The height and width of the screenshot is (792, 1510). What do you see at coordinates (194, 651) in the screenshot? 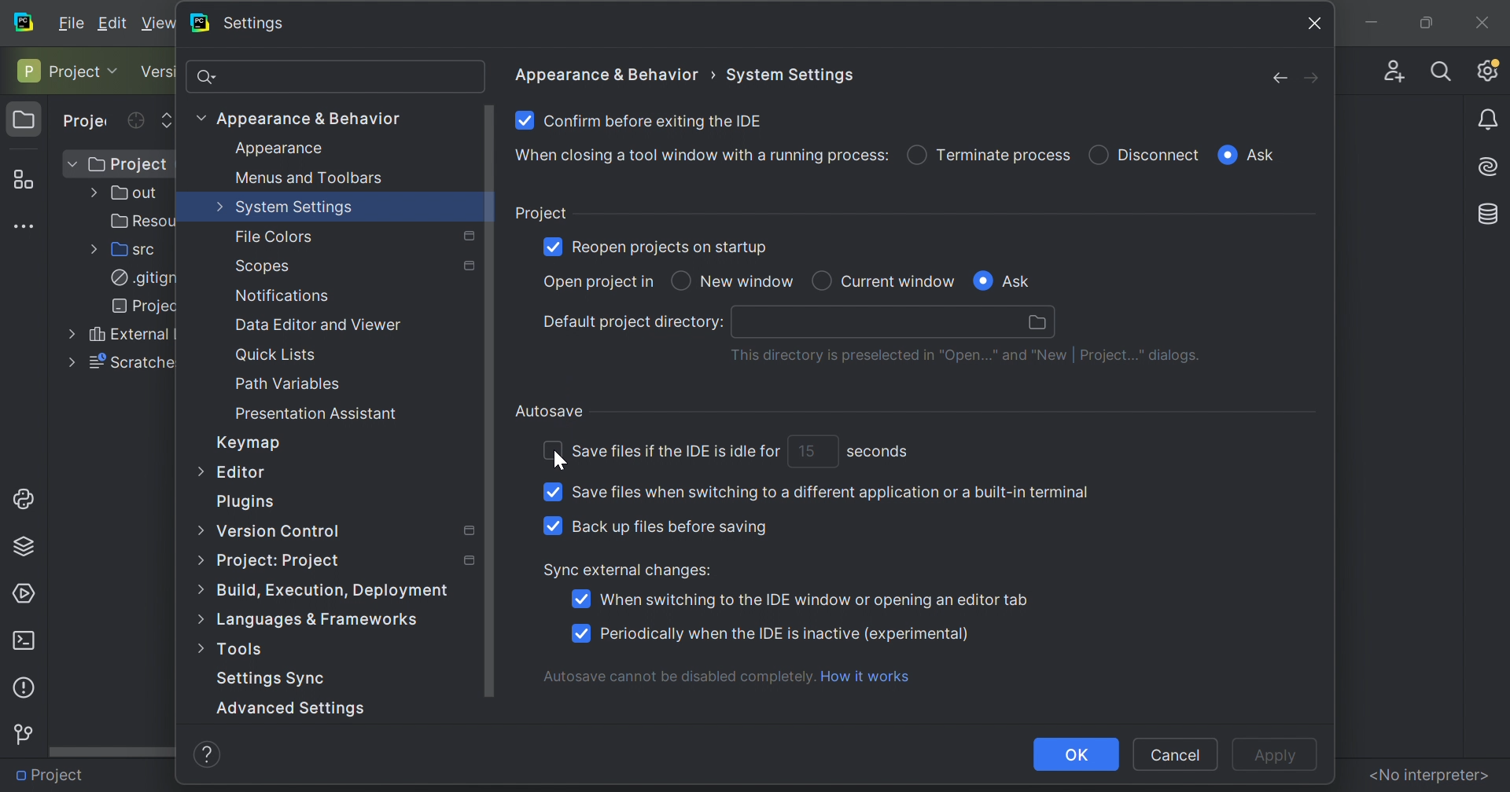
I see `More` at bounding box center [194, 651].